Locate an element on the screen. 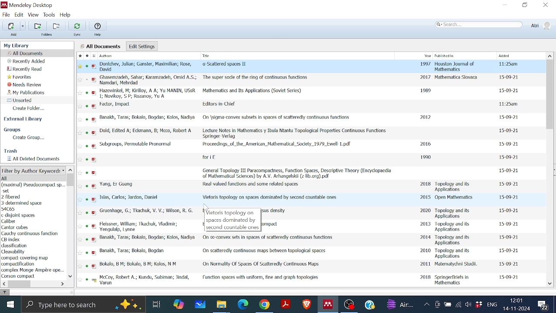 This screenshot has width=556, height=313. Favourite is located at coordinates (81, 160).